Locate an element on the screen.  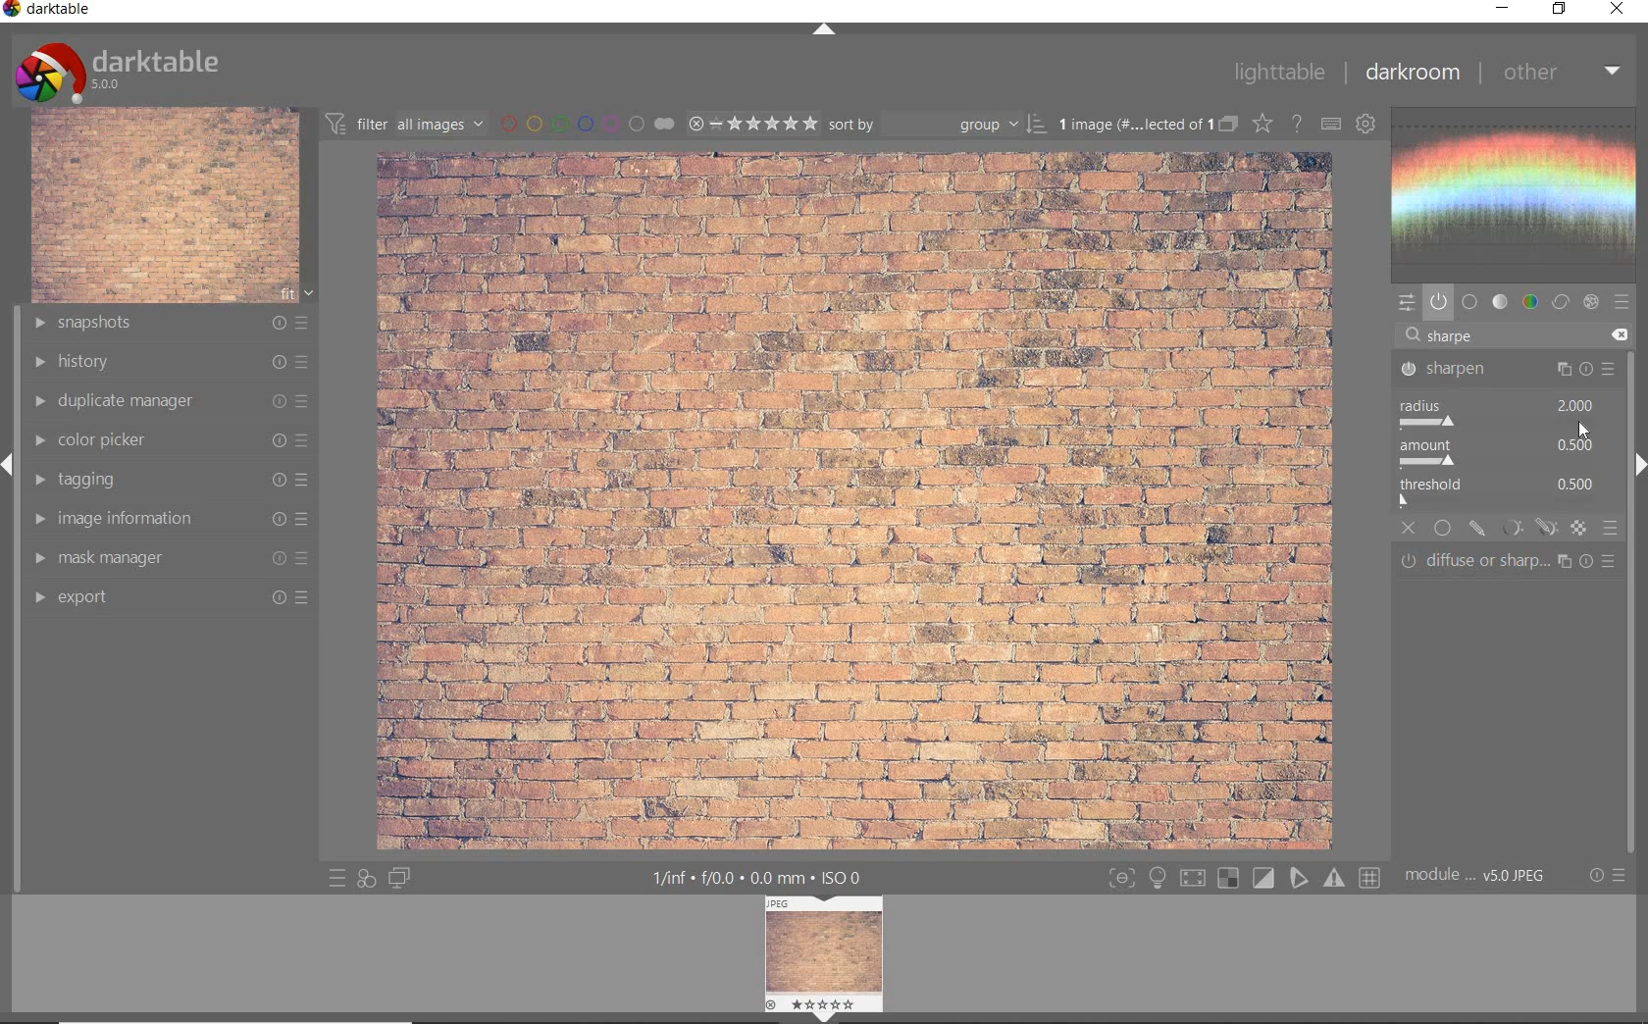
quick access for applying any style is located at coordinates (365, 881).